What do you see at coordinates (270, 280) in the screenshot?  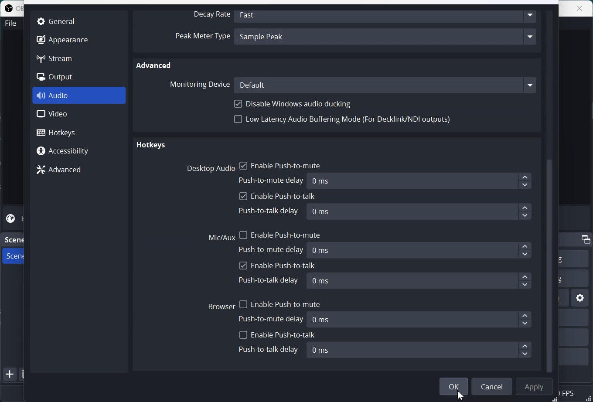 I see `Push-to-talk delay` at bounding box center [270, 280].